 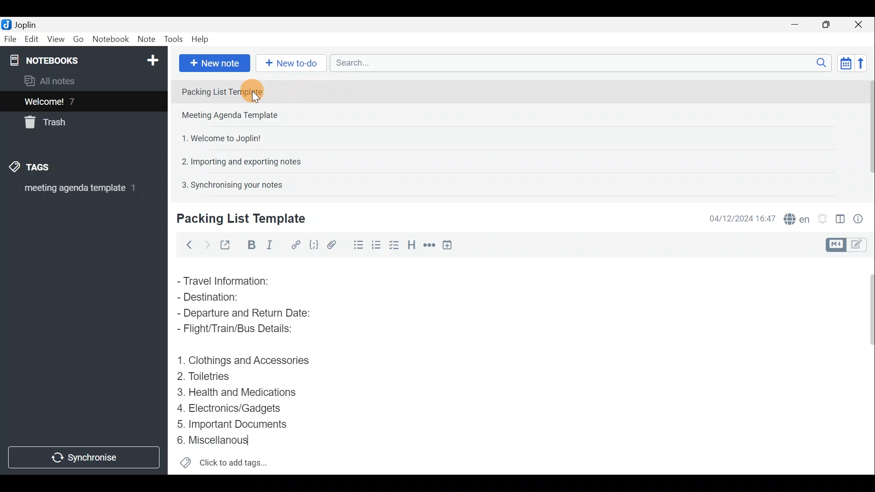 I want to click on View, so click(x=57, y=39).